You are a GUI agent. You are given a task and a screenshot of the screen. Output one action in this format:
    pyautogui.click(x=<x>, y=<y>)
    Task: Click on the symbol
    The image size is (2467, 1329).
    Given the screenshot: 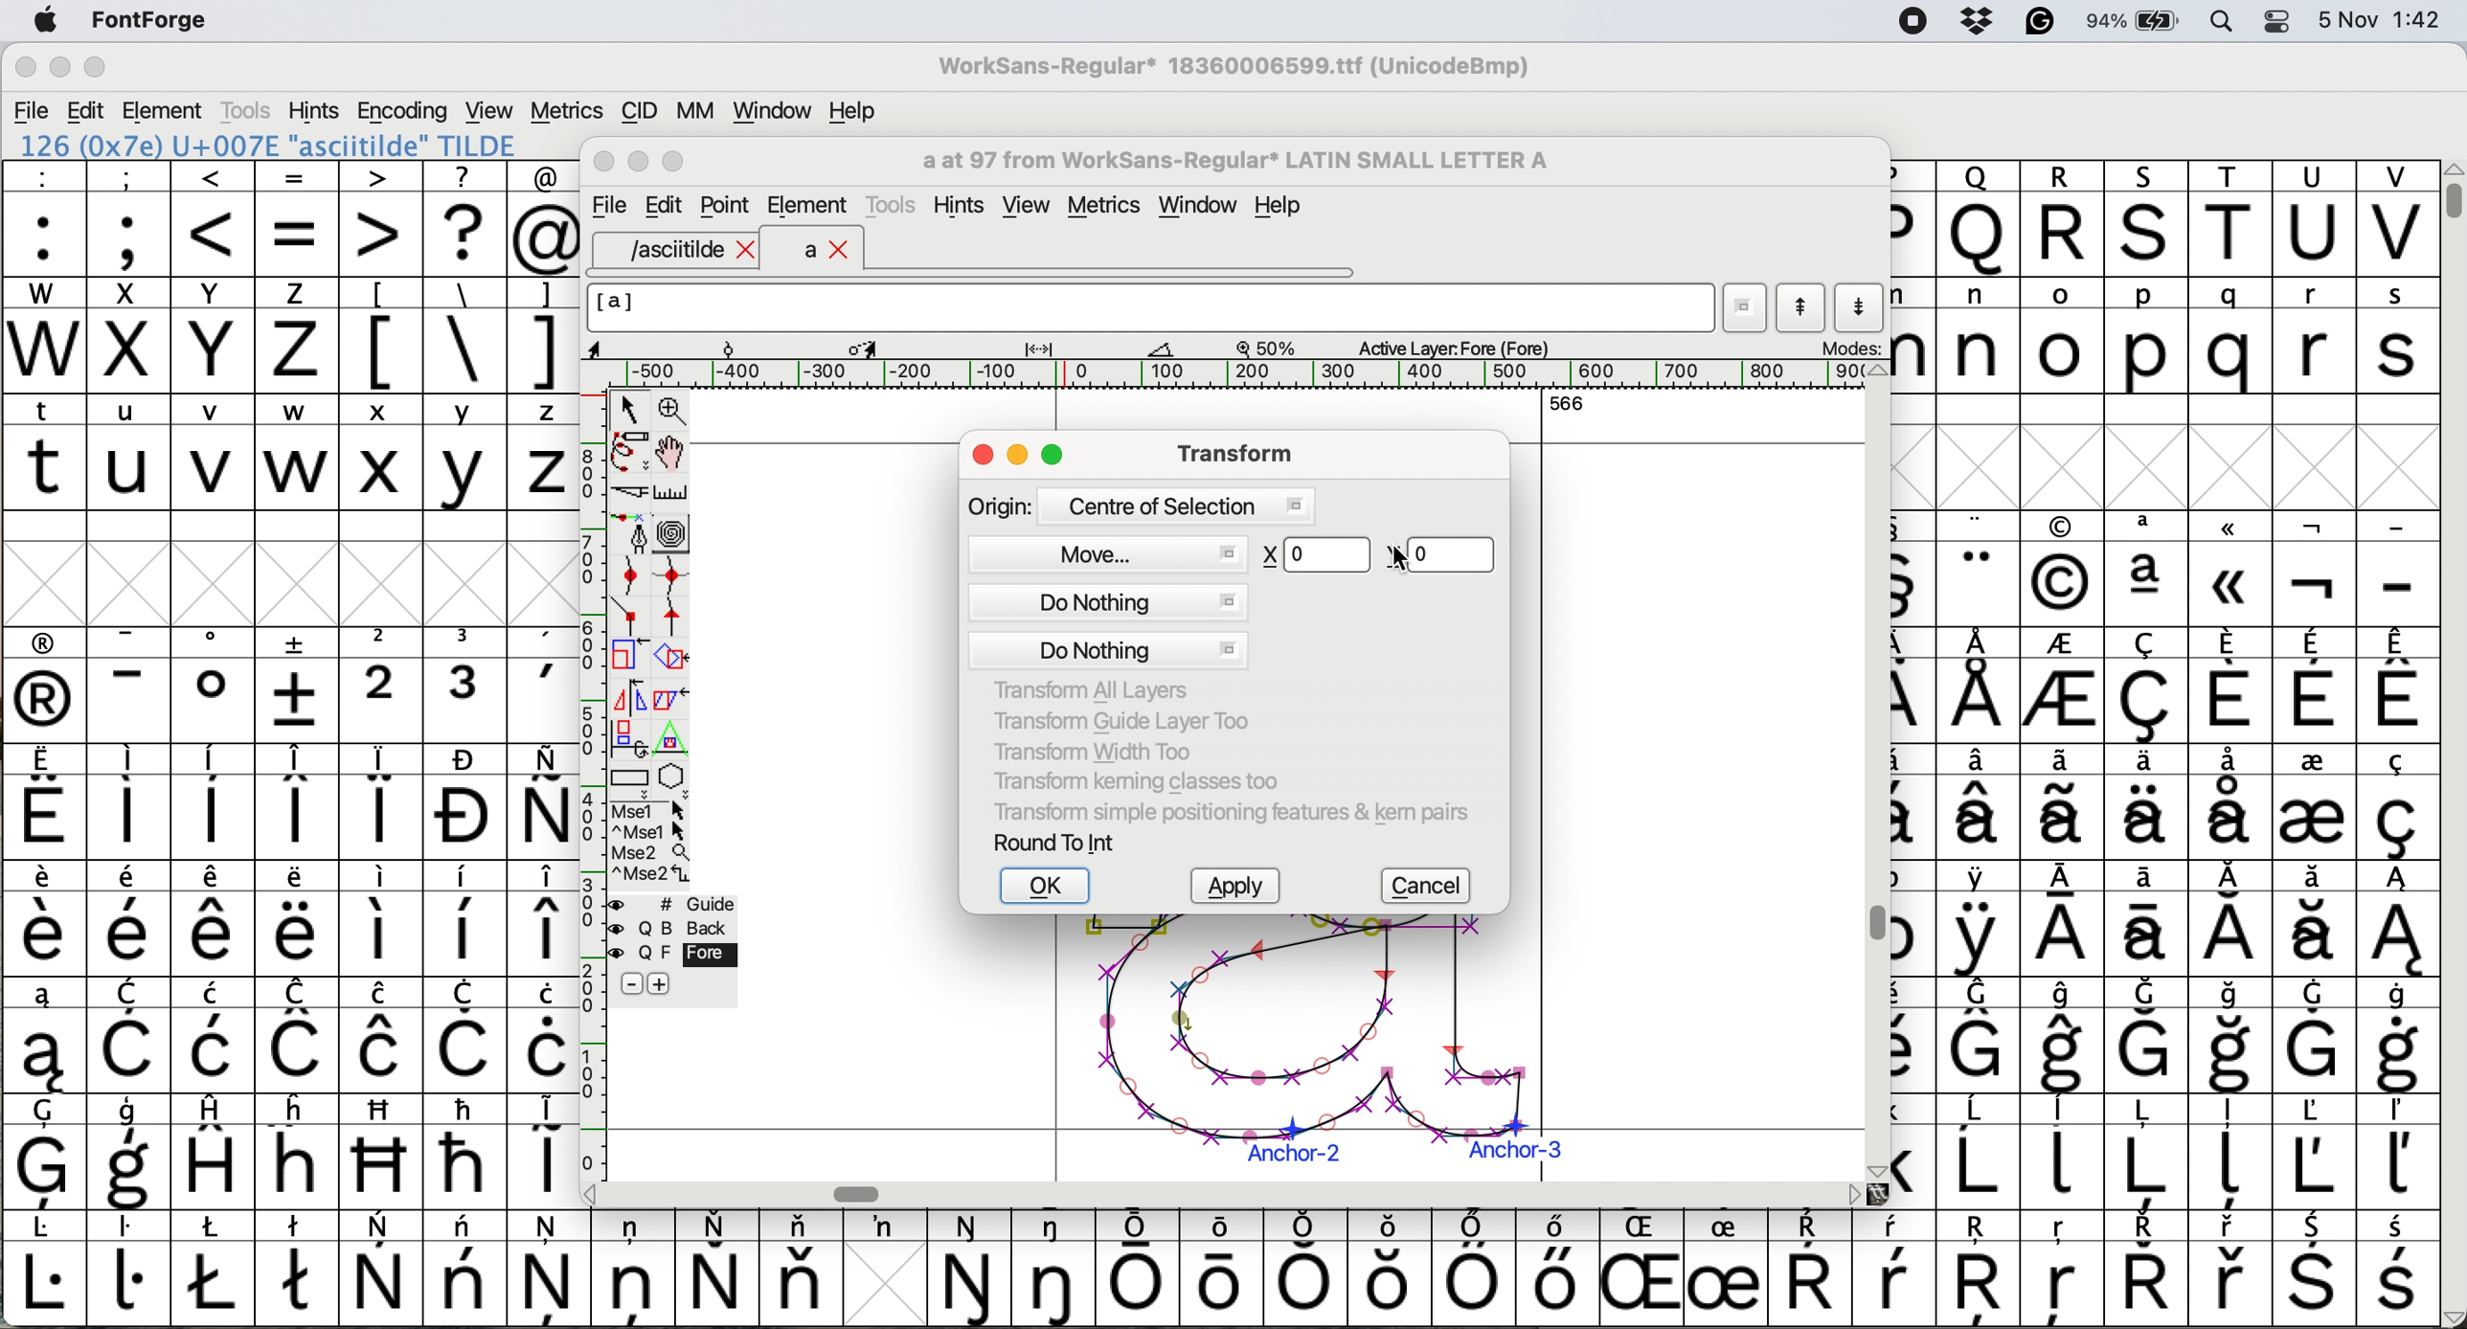 What is the action you would take?
    pyautogui.click(x=464, y=920)
    